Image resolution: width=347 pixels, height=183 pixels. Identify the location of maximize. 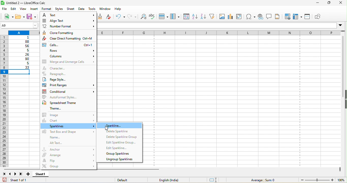
(327, 3).